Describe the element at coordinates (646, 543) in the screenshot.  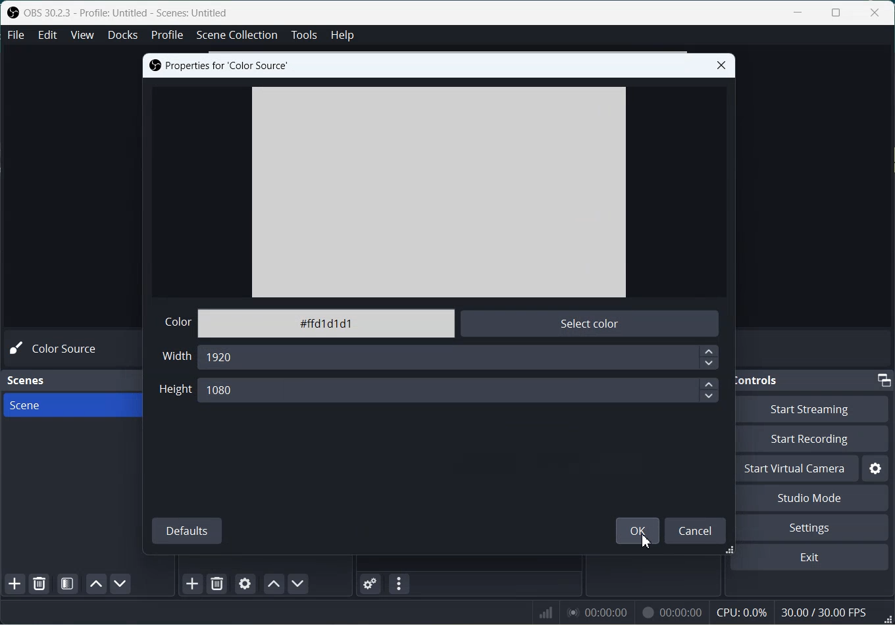
I see `Cursor` at that location.